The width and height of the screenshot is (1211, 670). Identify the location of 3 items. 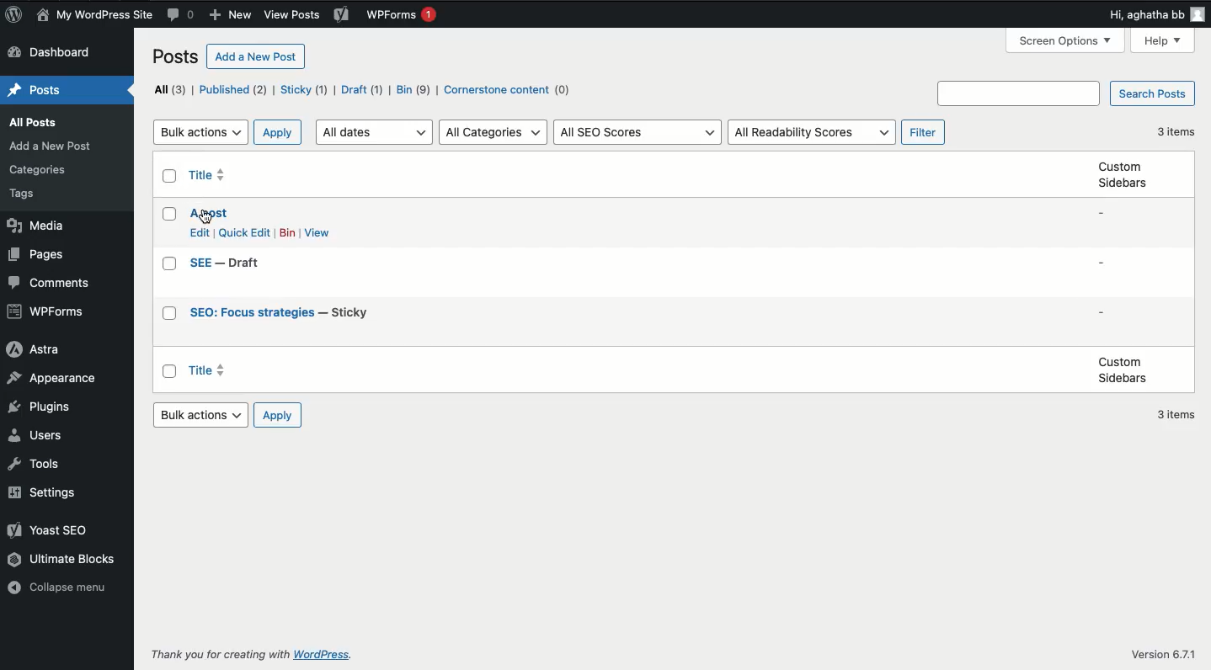
(1181, 134).